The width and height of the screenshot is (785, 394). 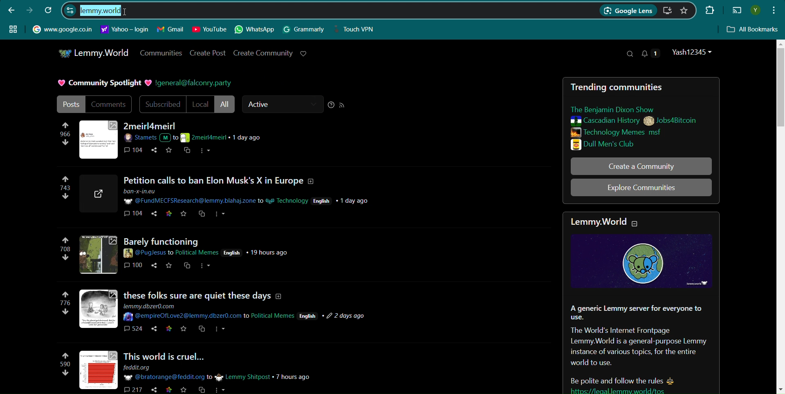 I want to click on more, so click(x=206, y=268).